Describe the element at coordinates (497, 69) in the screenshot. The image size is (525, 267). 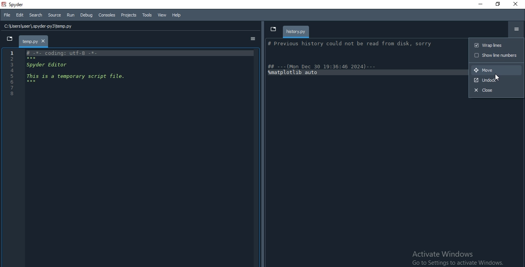
I see `move` at that location.